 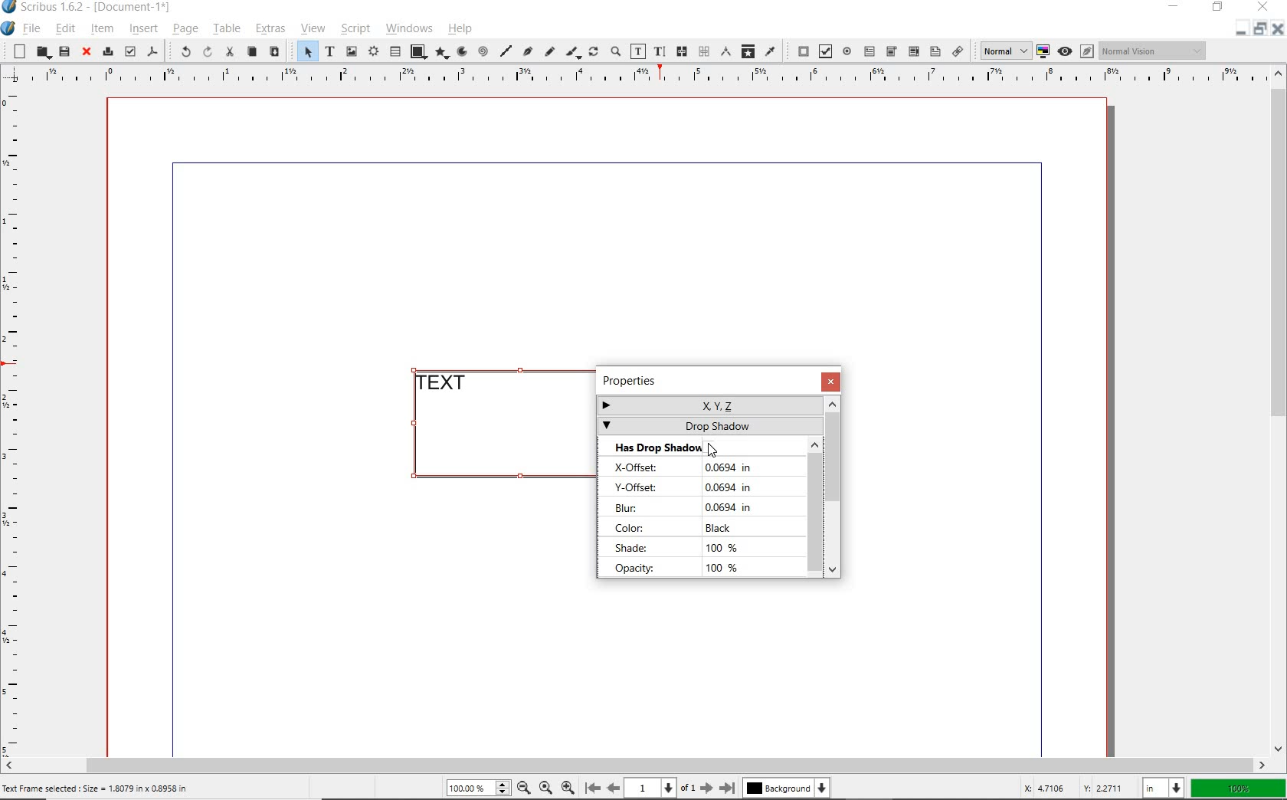 What do you see at coordinates (708, 426) in the screenshot?
I see `drop shadow` at bounding box center [708, 426].